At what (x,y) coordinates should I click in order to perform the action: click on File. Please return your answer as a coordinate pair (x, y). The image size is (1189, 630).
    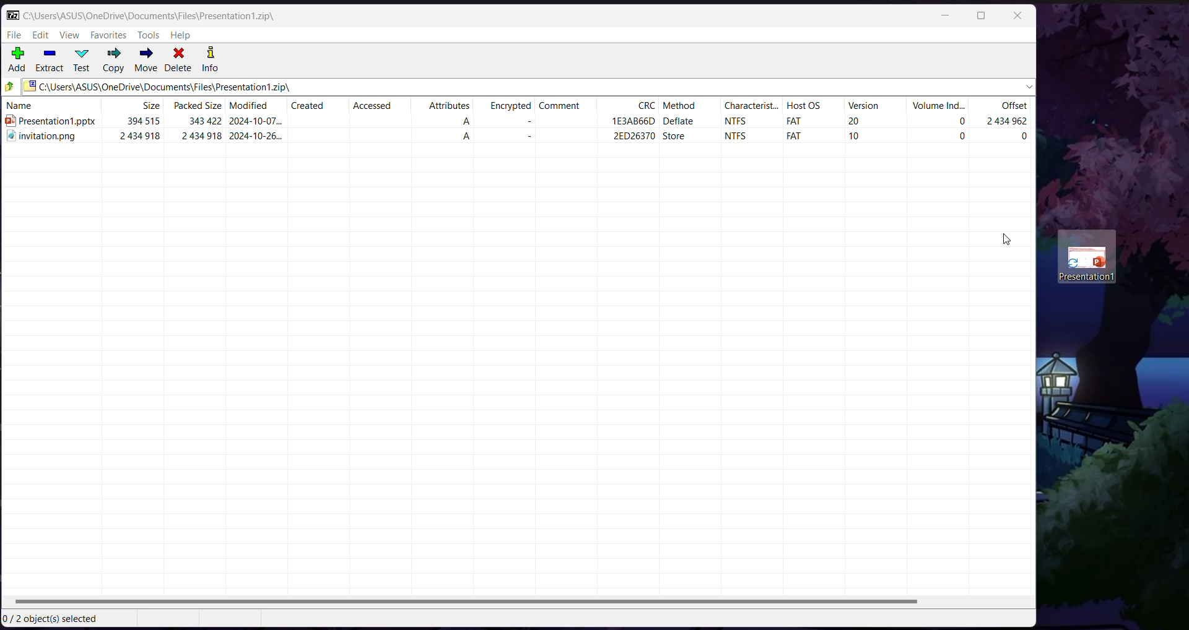
    Looking at the image, I should click on (14, 36).